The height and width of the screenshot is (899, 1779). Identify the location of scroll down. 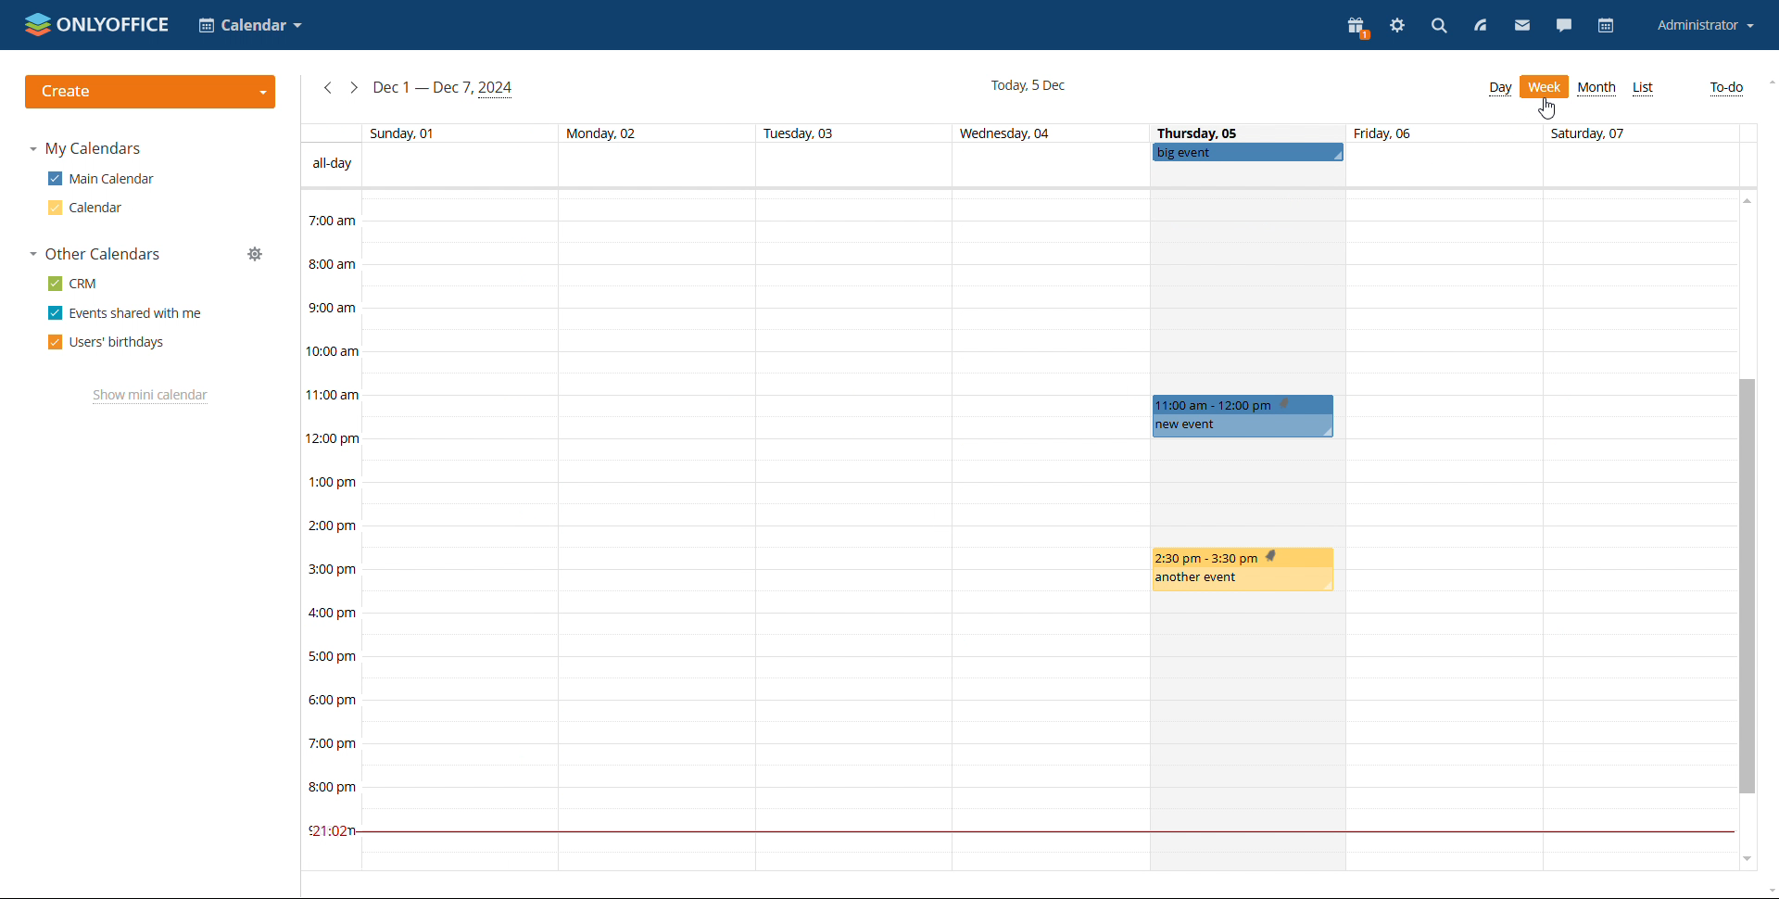
(1747, 860).